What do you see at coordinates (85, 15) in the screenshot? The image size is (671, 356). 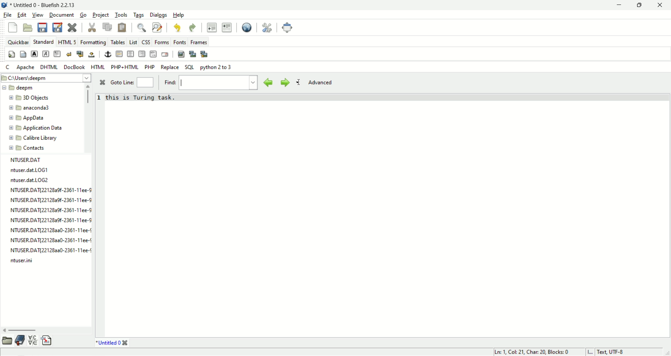 I see `Go` at bounding box center [85, 15].